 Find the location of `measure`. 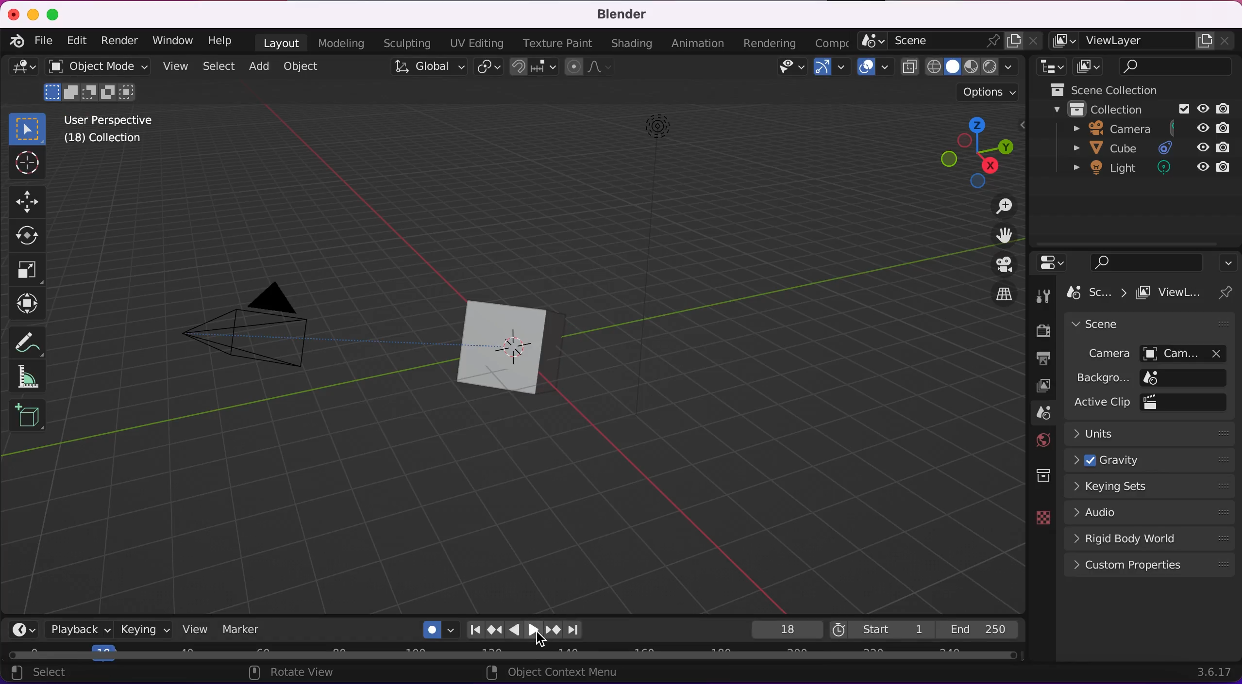

measure is located at coordinates (26, 376).